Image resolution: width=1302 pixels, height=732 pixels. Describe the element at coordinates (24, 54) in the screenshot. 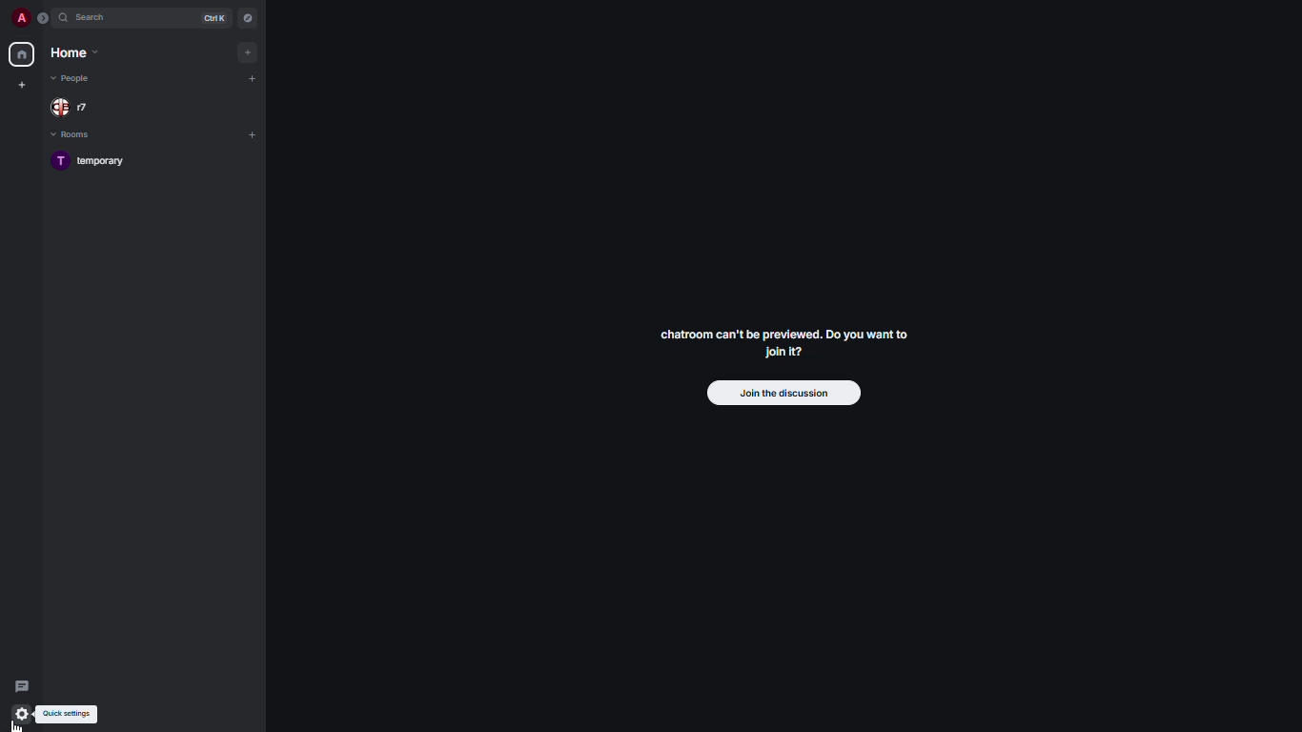

I see `home` at that location.